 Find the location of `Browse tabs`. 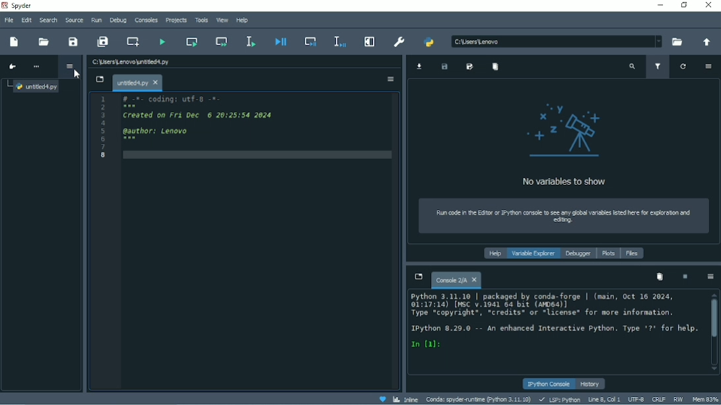

Browse tabs is located at coordinates (100, 80).